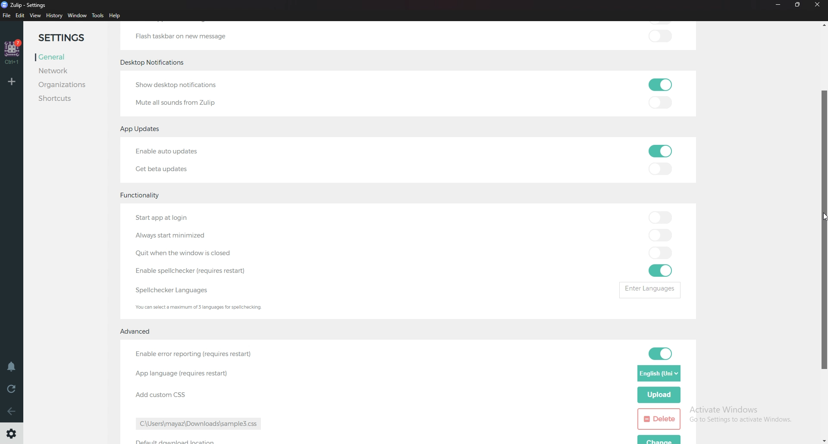 The height and width of the screenshot is (444, 828). Describe the element at coordinates (165, 168) in the screenshot. I see `Get beta updates` at that location.